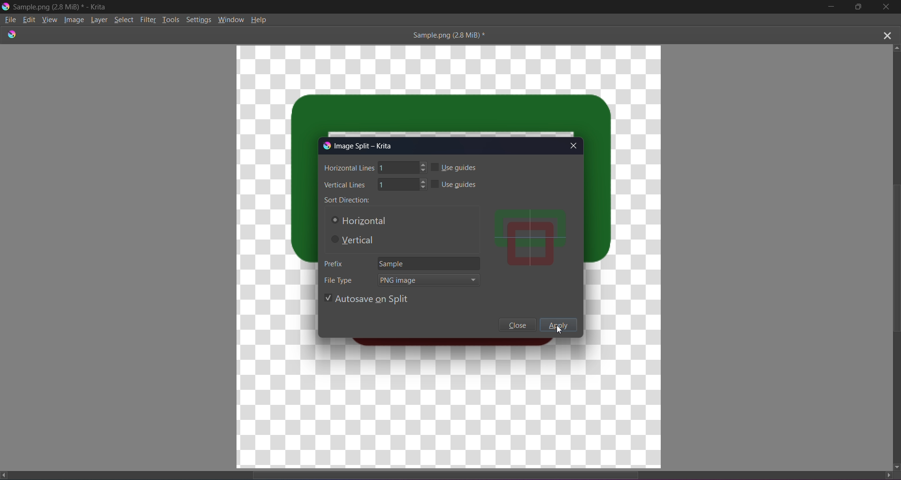  I want to click on image Split - Krita, so click(366, 145).